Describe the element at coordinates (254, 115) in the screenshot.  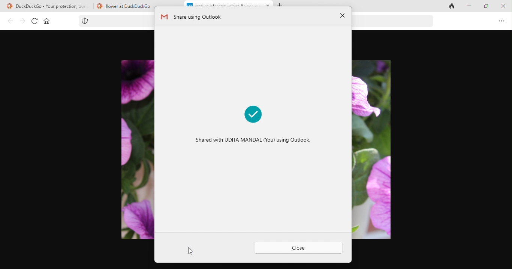
I see `shared marked` at that location.